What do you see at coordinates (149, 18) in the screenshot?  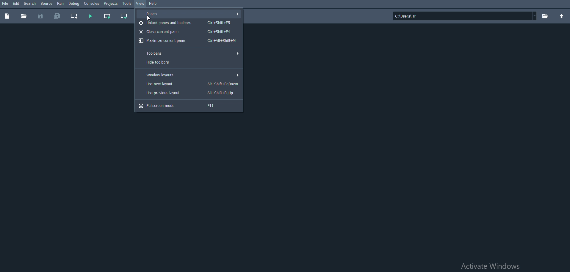 I see `Cursor` at bounding box center [149, 18].